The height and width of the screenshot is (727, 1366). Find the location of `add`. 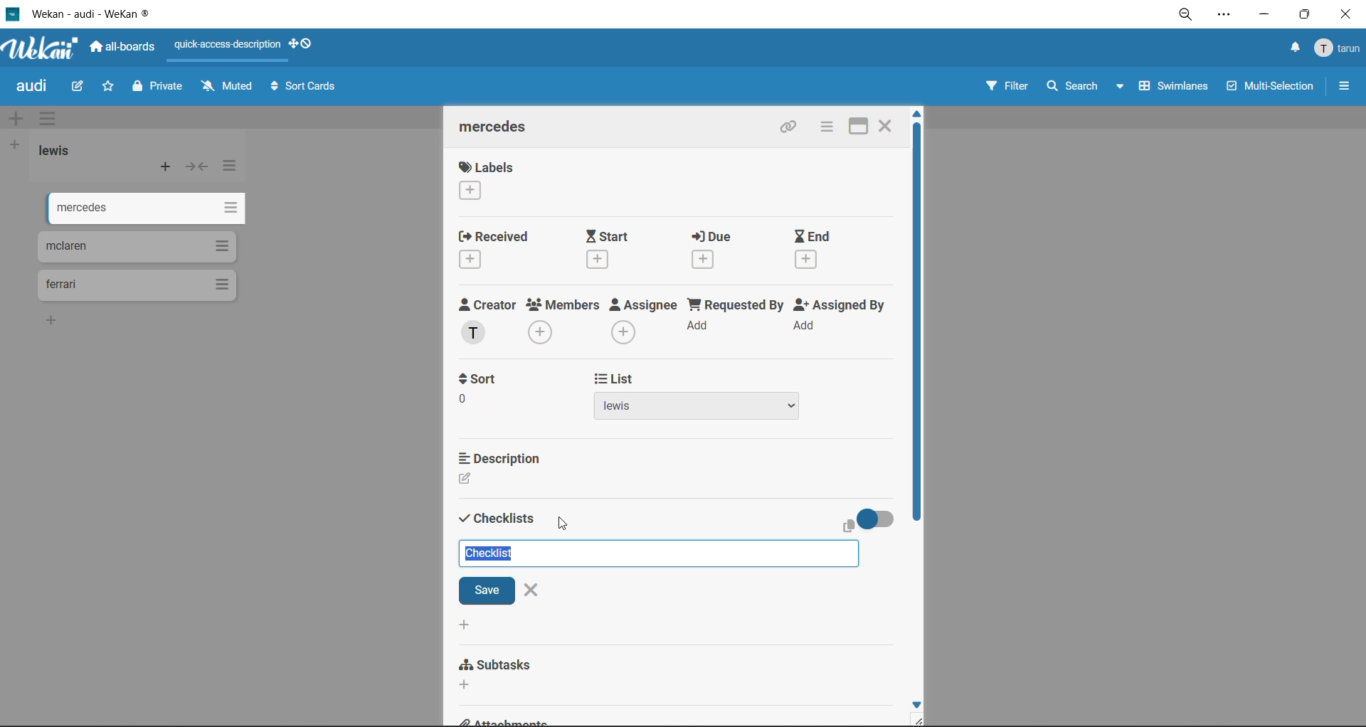

add is located at coordinates (465, 624).